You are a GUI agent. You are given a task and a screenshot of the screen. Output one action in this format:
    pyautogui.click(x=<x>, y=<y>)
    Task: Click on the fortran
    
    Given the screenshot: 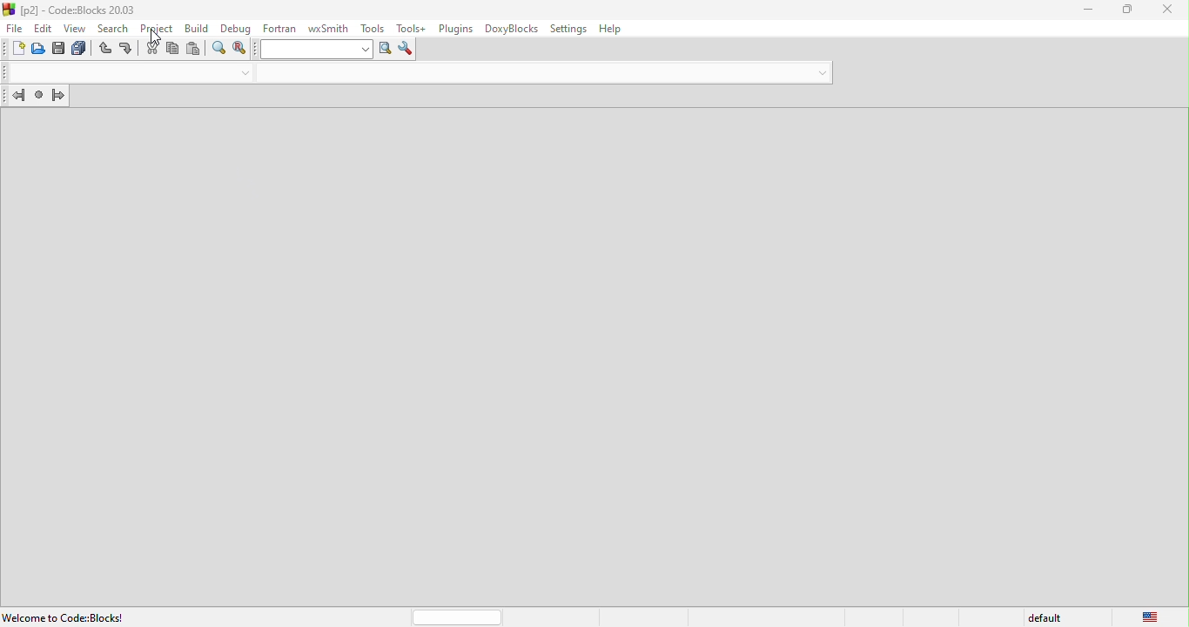 What is the action you would take?
    pyautogui.click(x=277, y=26)
    